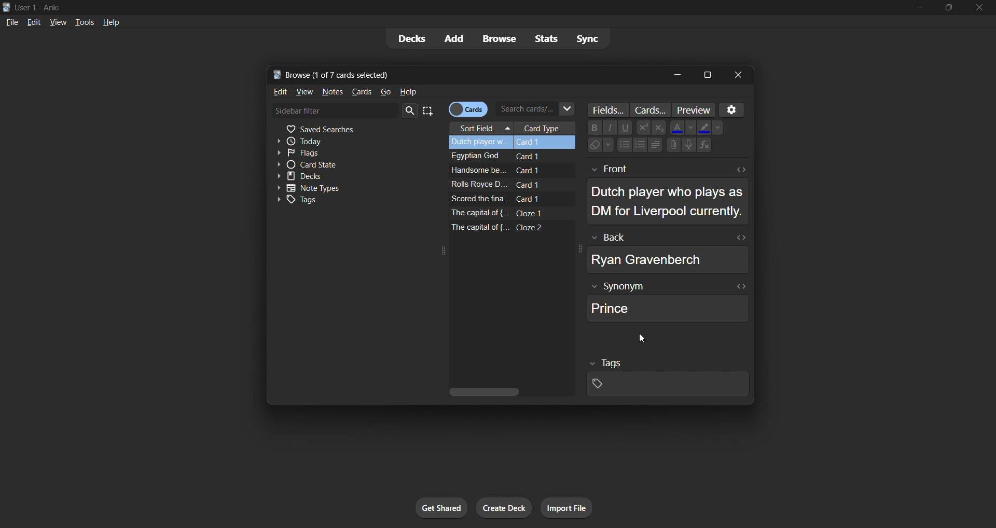  Describe the element at coordinates (305, 93) in the screenshot. I see `view` at that location.